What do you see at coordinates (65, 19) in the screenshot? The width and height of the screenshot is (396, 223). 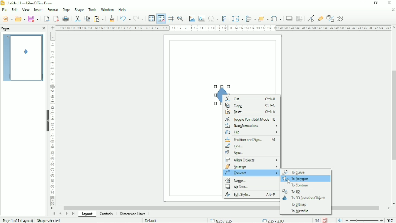 I see `Print` at bounding box center [65, 19].